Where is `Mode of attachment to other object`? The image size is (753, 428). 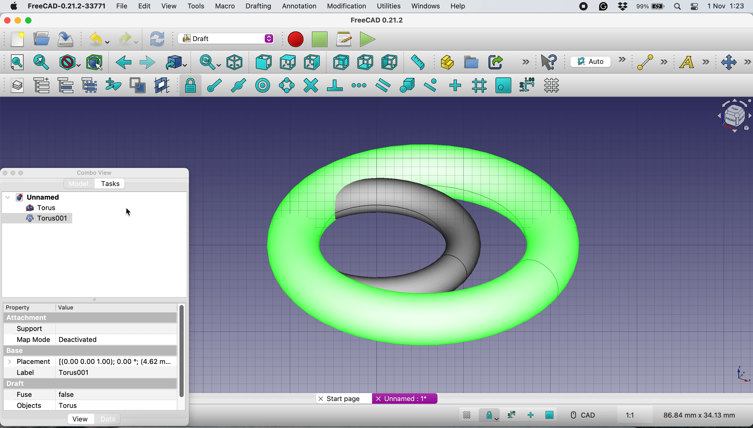
Mode of attachment to other object is located at coordinates (116, 340).